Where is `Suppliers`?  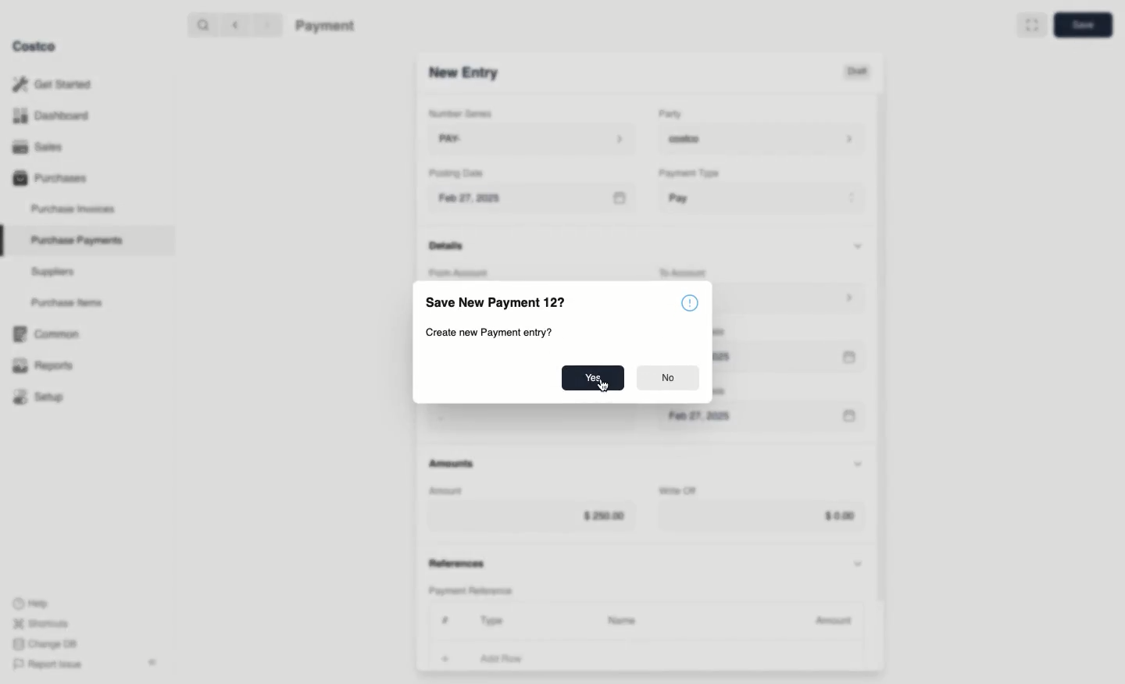
Suppliers is located at coordinates (53, 271).